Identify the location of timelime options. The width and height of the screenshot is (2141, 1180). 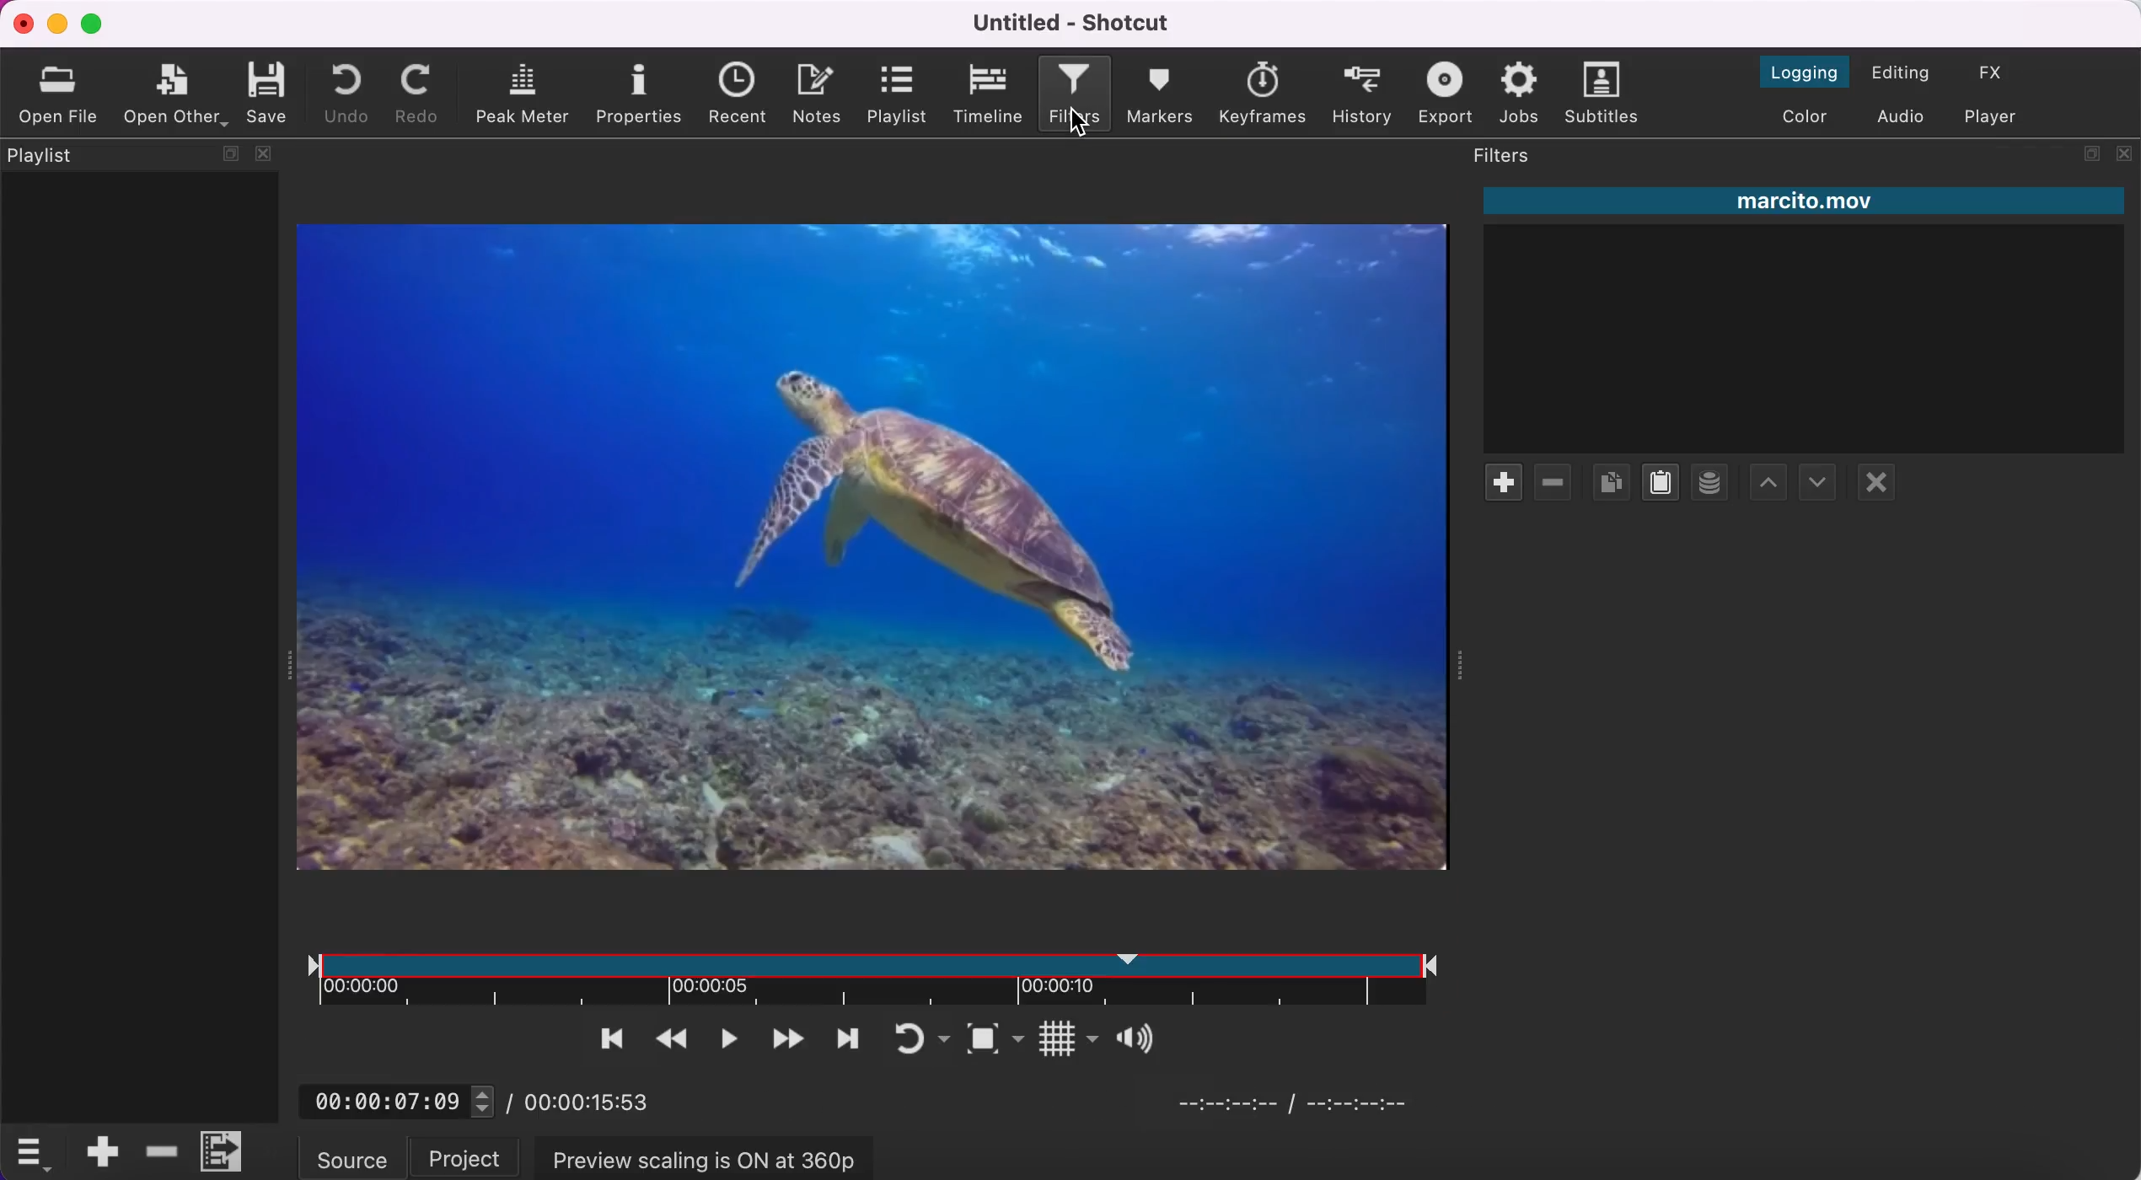
(35, 1153).